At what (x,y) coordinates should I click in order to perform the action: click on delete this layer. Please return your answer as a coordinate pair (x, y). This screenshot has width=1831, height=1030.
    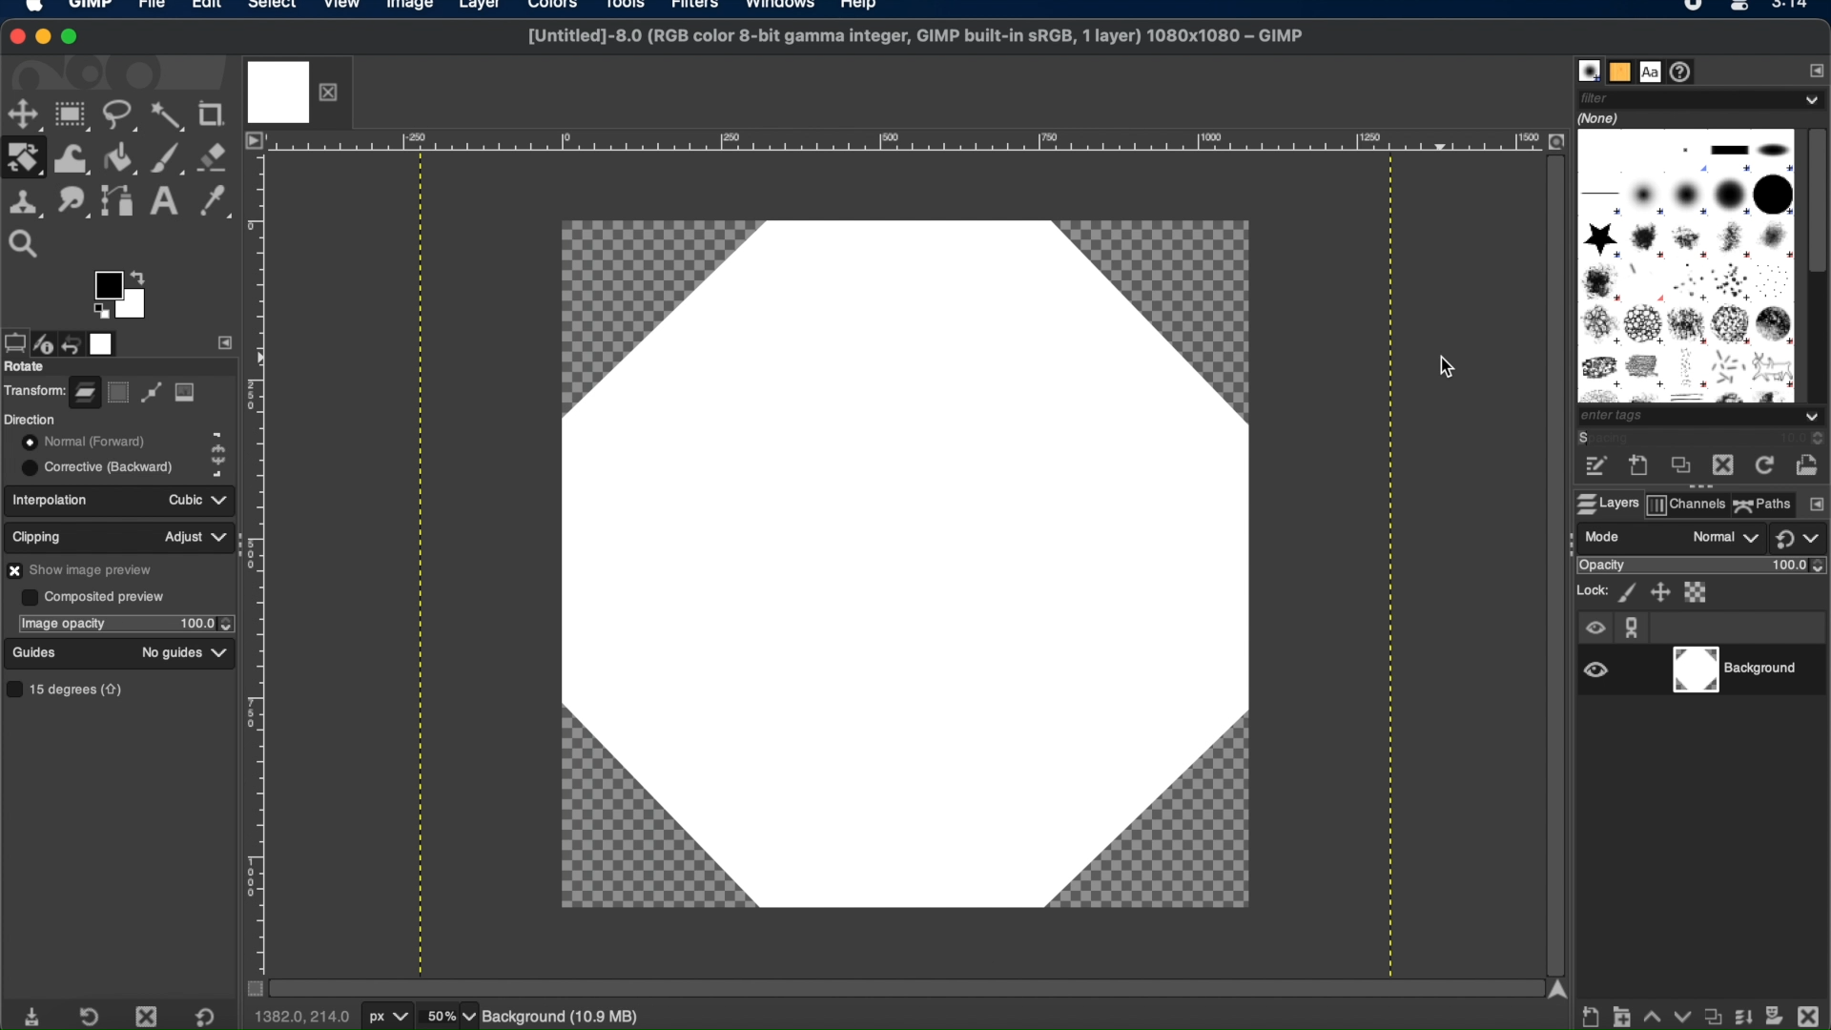
    Looking at the image, I should click on (1808, 1011).